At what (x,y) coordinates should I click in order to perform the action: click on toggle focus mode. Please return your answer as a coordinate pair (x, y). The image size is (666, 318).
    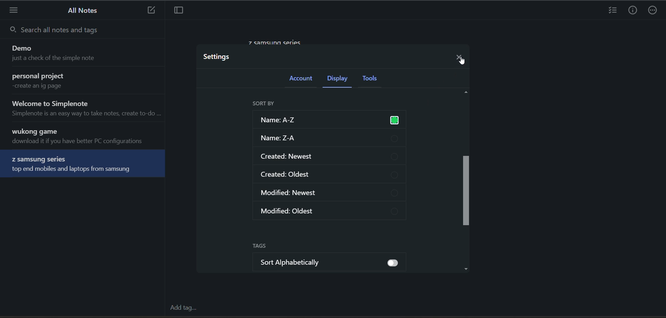
    Looking at the image, I should click on (177, 11).